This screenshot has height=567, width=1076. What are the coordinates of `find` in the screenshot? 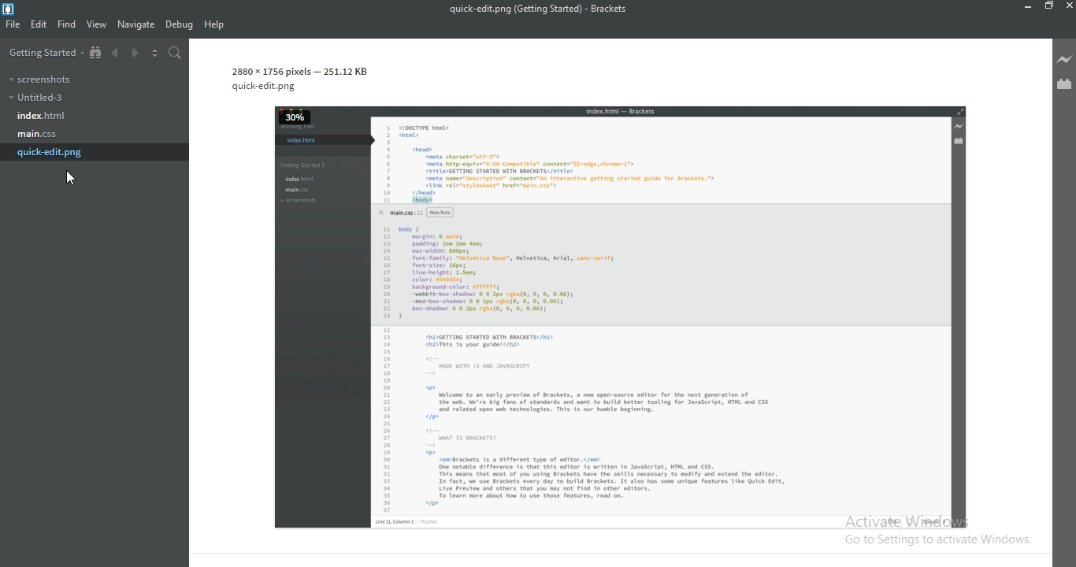 It's located at (65, 24).